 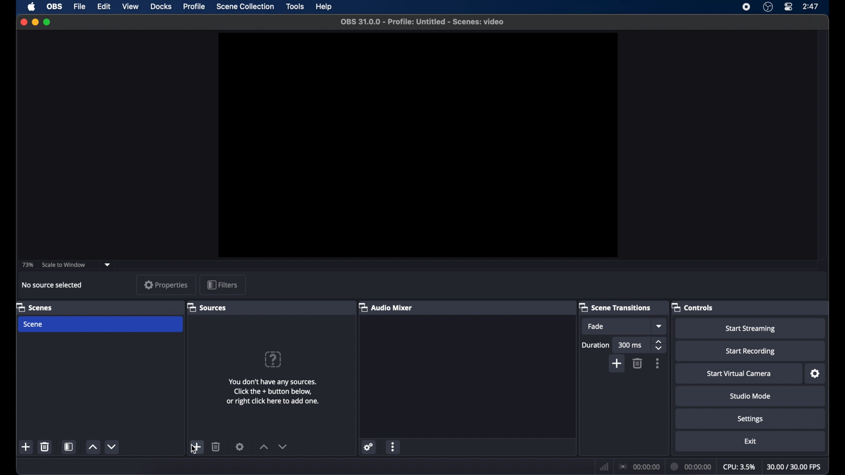 I want to click on settings, so click(x=240, y=446).